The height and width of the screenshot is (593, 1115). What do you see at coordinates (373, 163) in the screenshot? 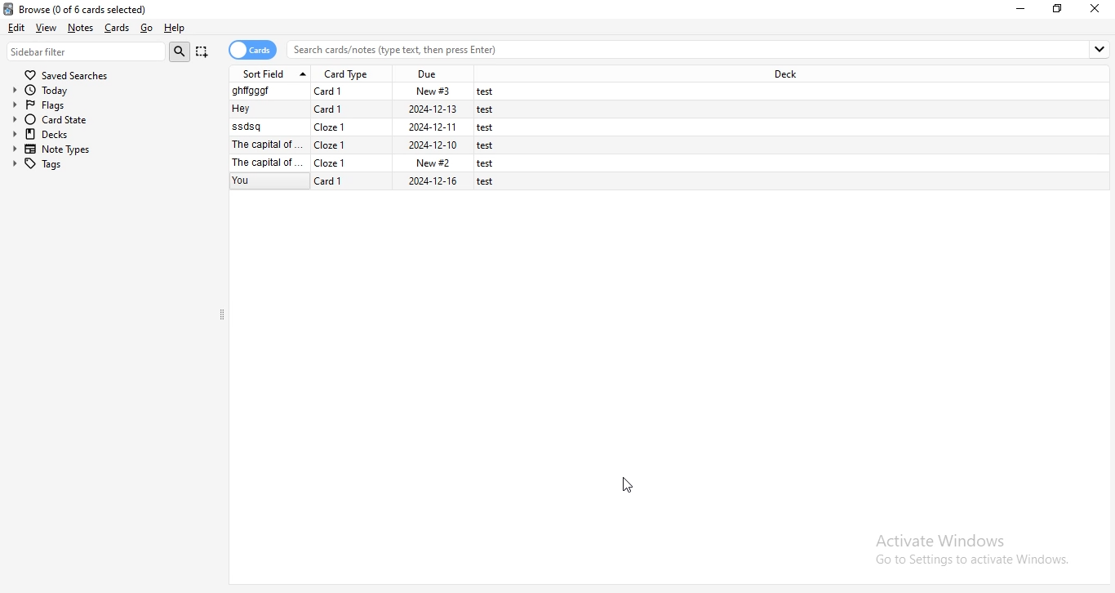
I see `File` at bounding box center [373, 163].